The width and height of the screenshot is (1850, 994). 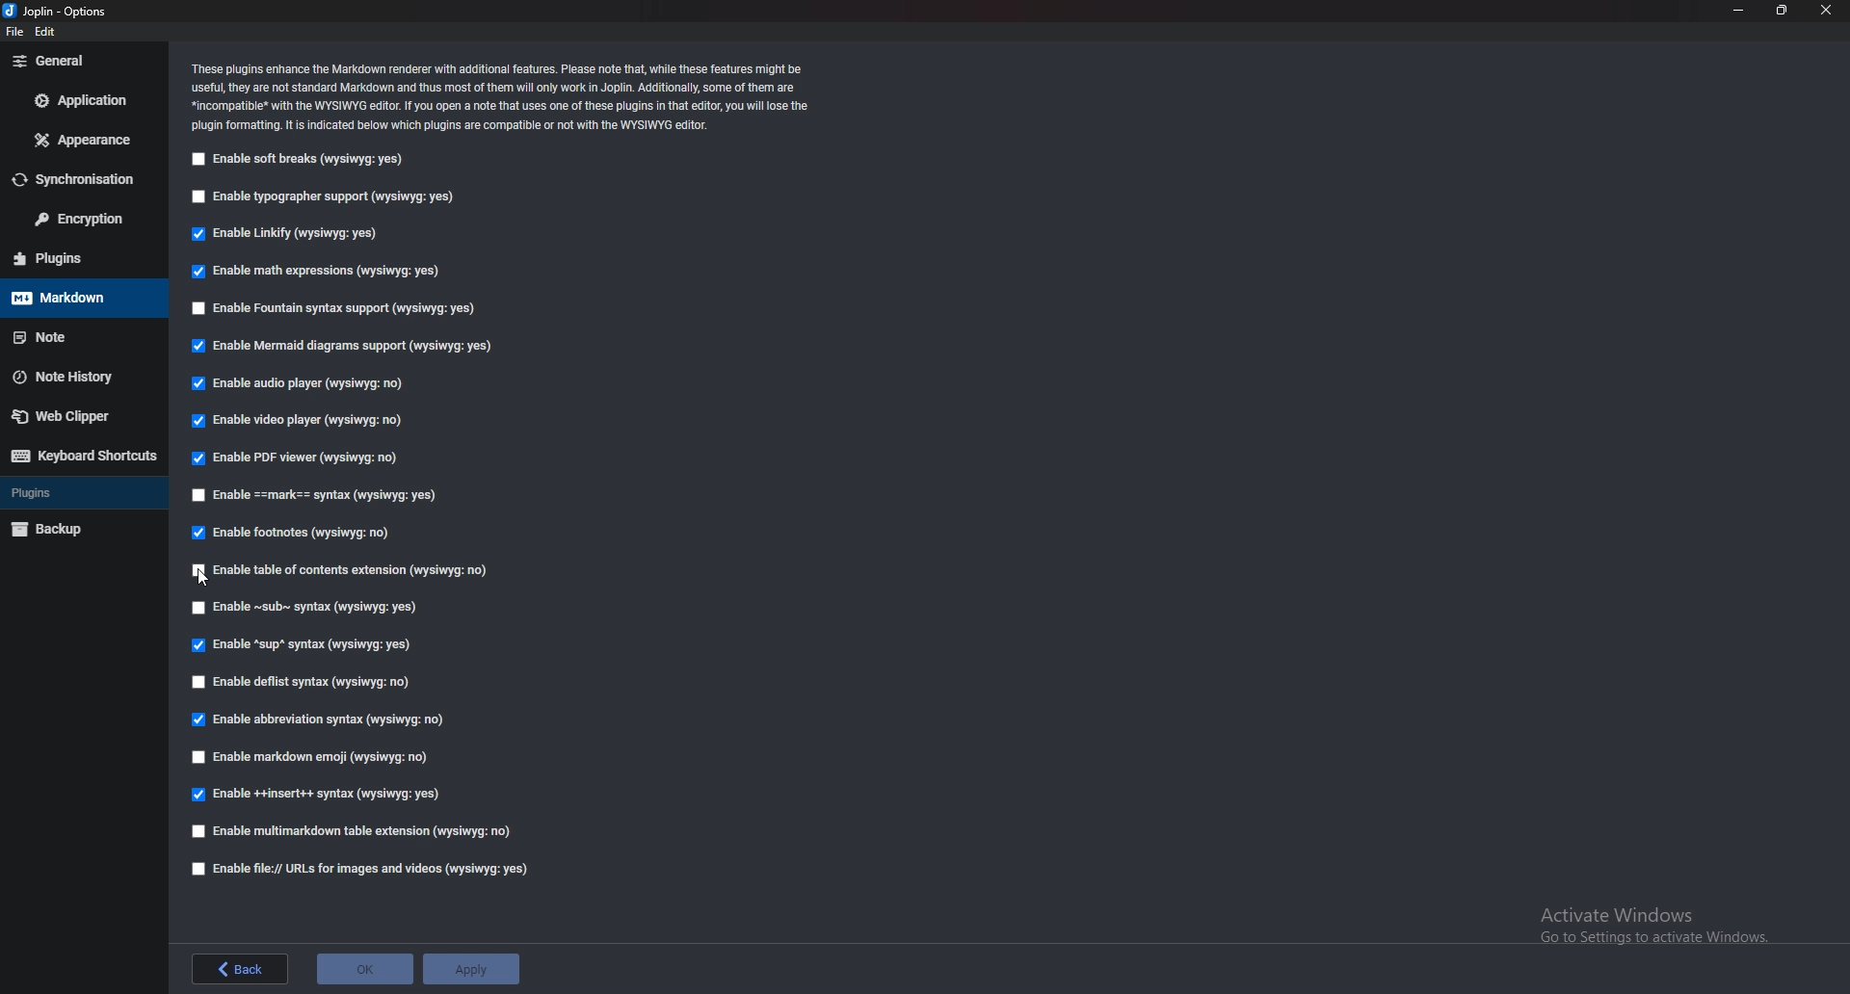 What do you see at coordinates (320, 498) in the screenshot?
I see `Enable Mark Syntax` at bounding box center [320, 498].